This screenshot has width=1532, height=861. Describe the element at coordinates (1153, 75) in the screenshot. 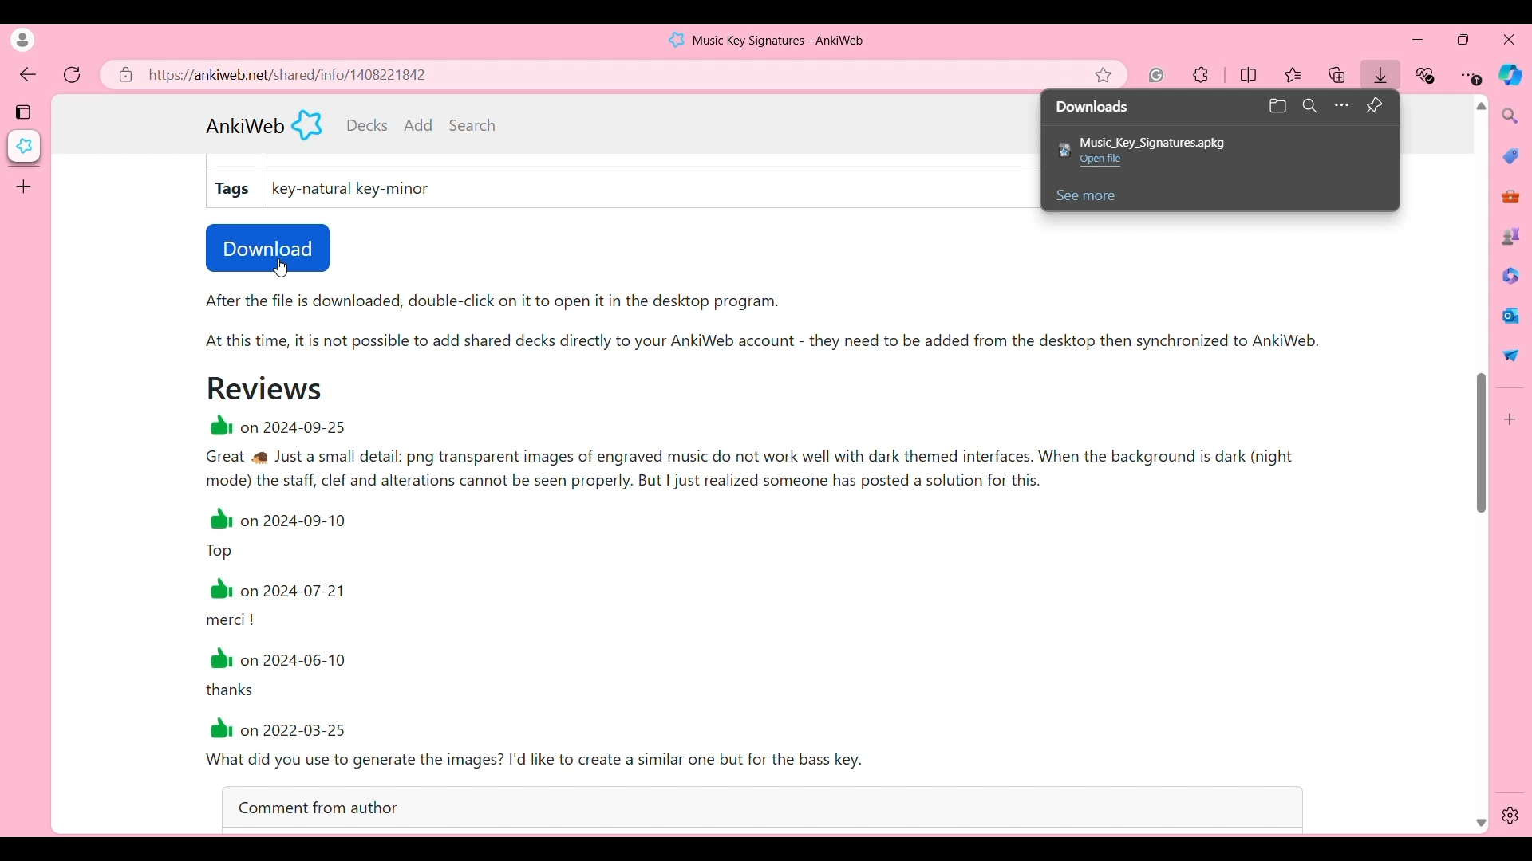

I see `Grammarly extension` at that location.